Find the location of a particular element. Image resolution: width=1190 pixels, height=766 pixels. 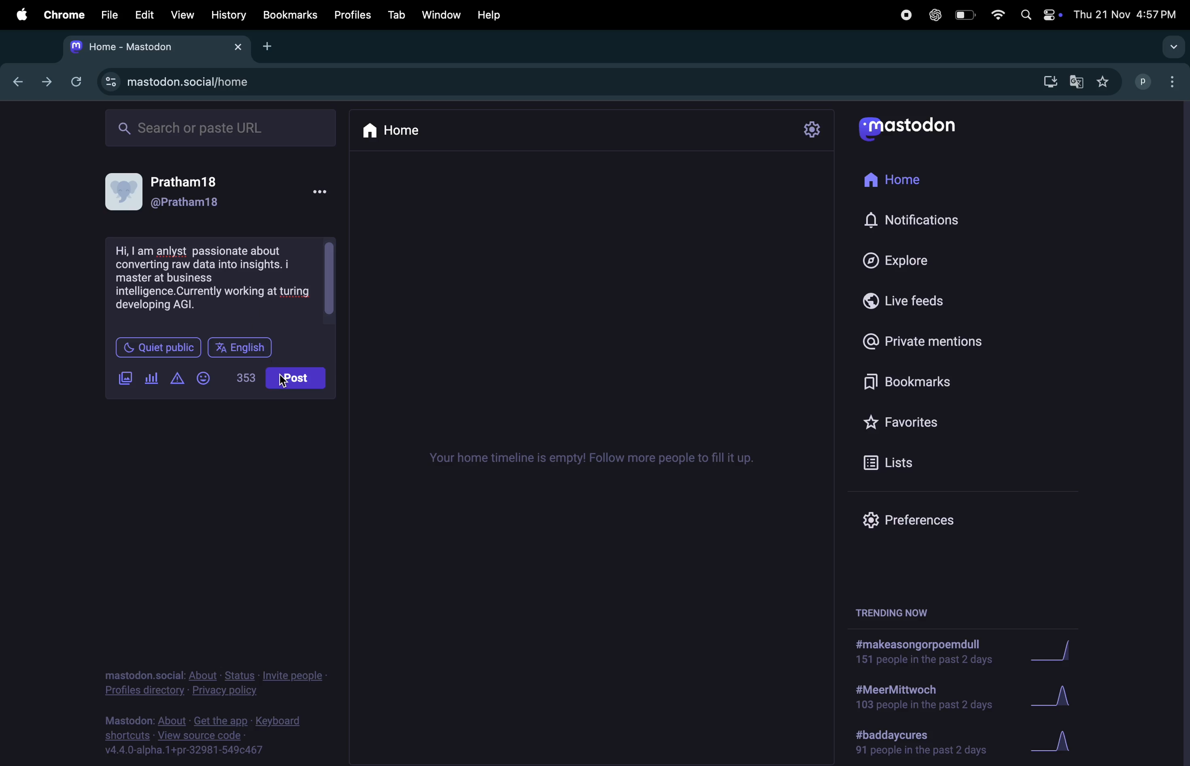

bookmarks is located at coordinates (911, 384).